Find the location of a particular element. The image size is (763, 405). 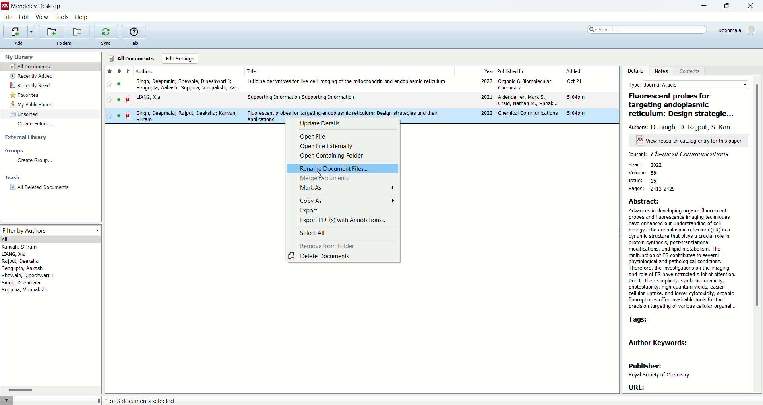

filter is located at coordinates (7, 399).